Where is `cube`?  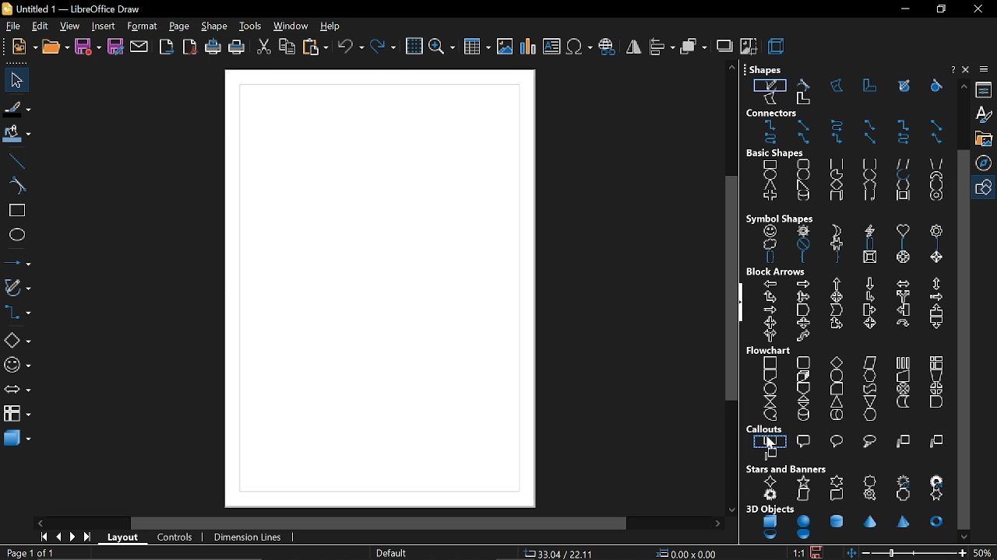
cube is located at coordinates (771, 522).